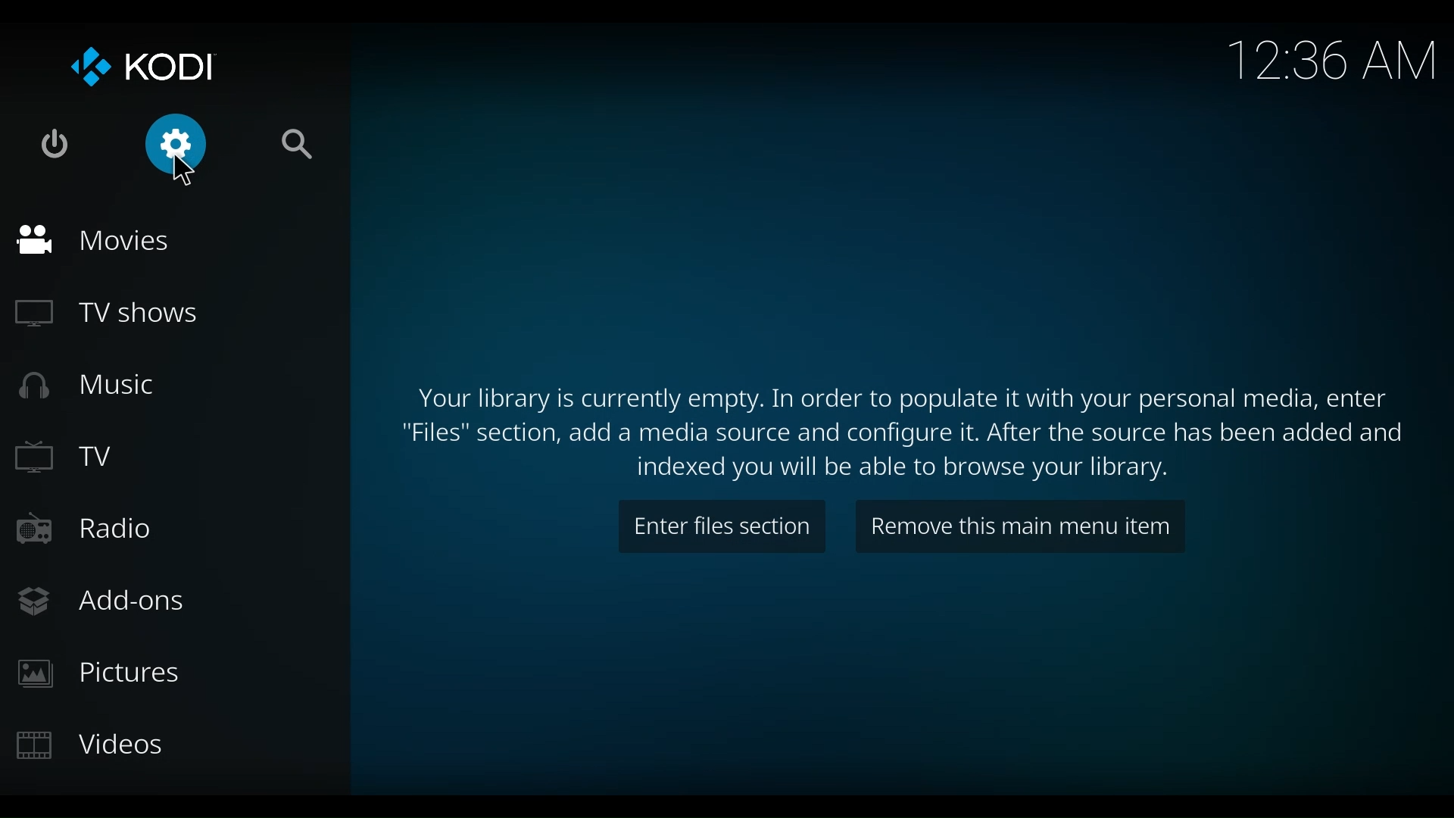  What do you see at coordinates (296, 148) in the screenshot?
I see `Search` at bounding box center [296, 148].